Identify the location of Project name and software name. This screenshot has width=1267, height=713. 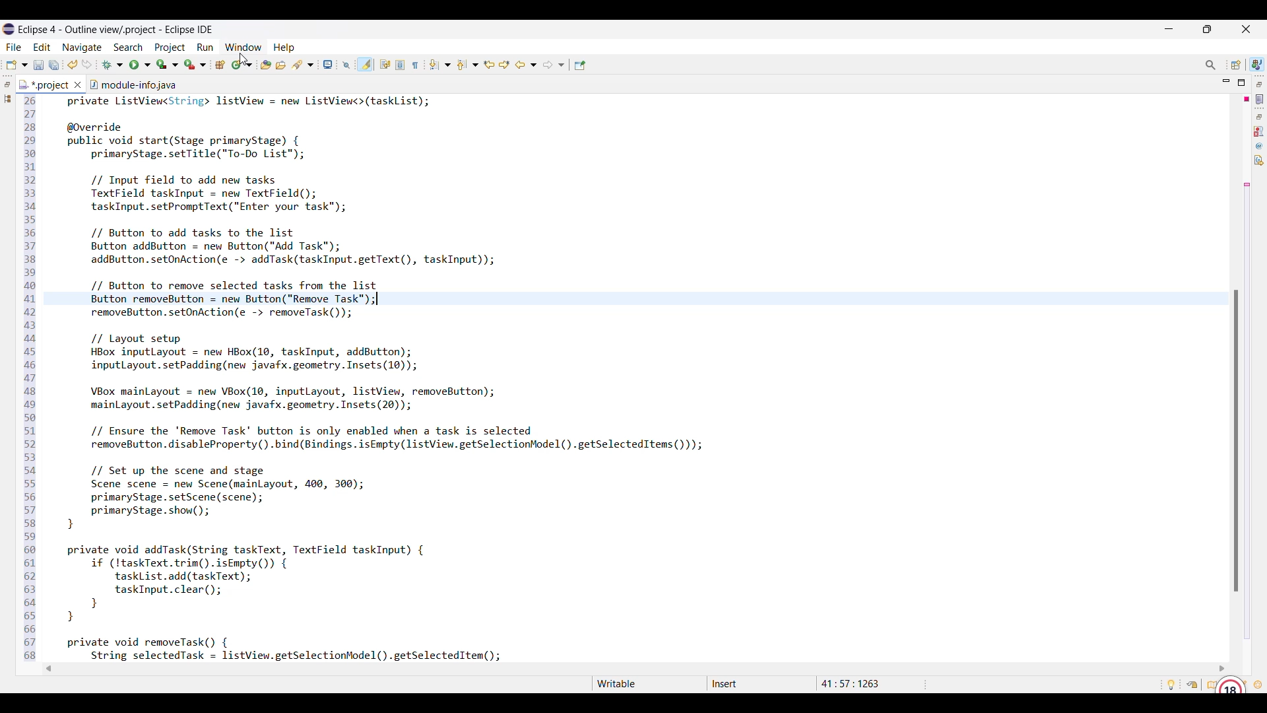
(116, 30).